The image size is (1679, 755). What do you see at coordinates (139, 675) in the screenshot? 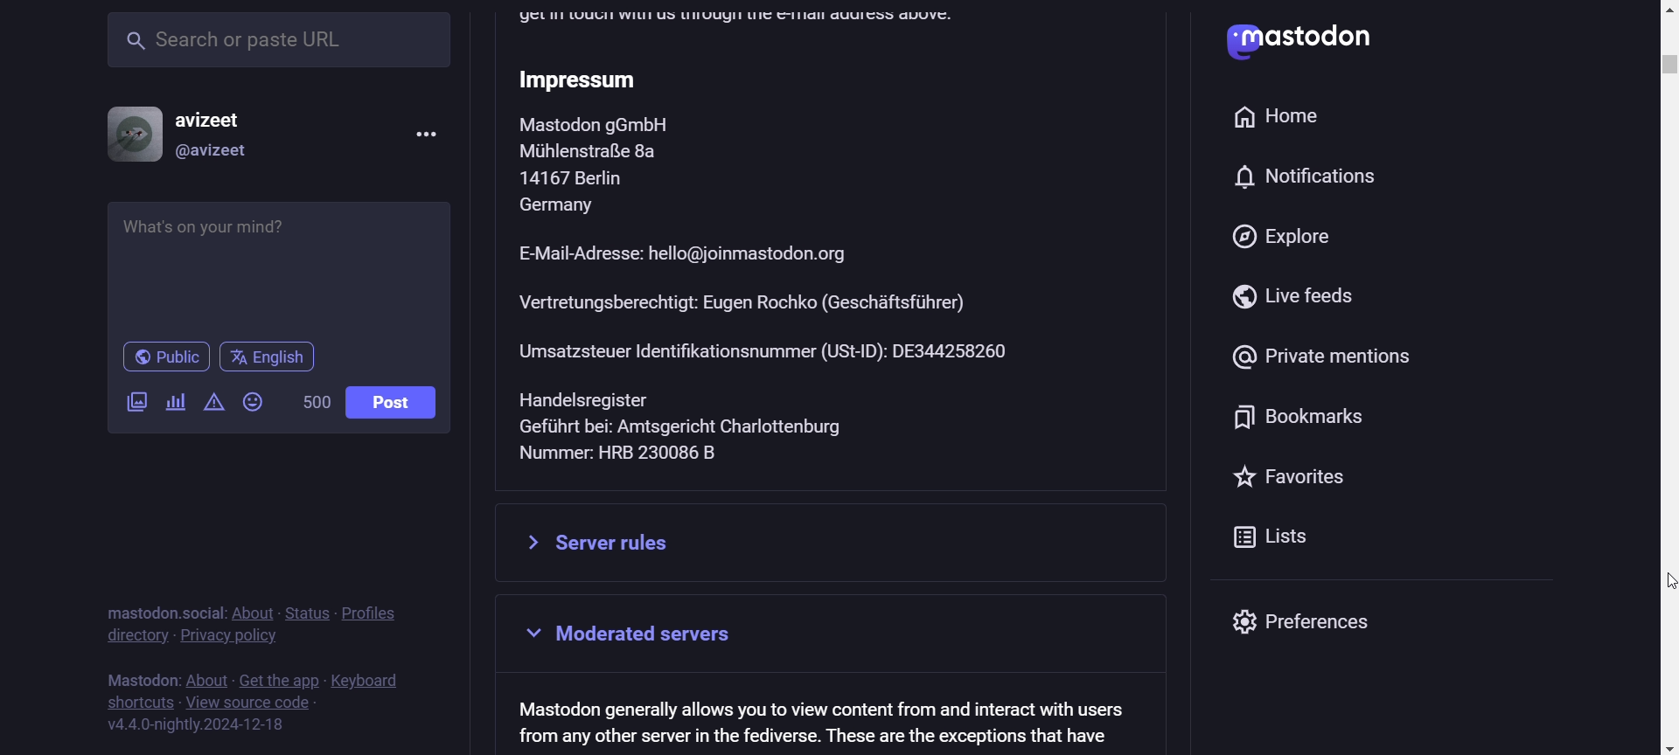
I see `text` at bounding box center [139, 675].